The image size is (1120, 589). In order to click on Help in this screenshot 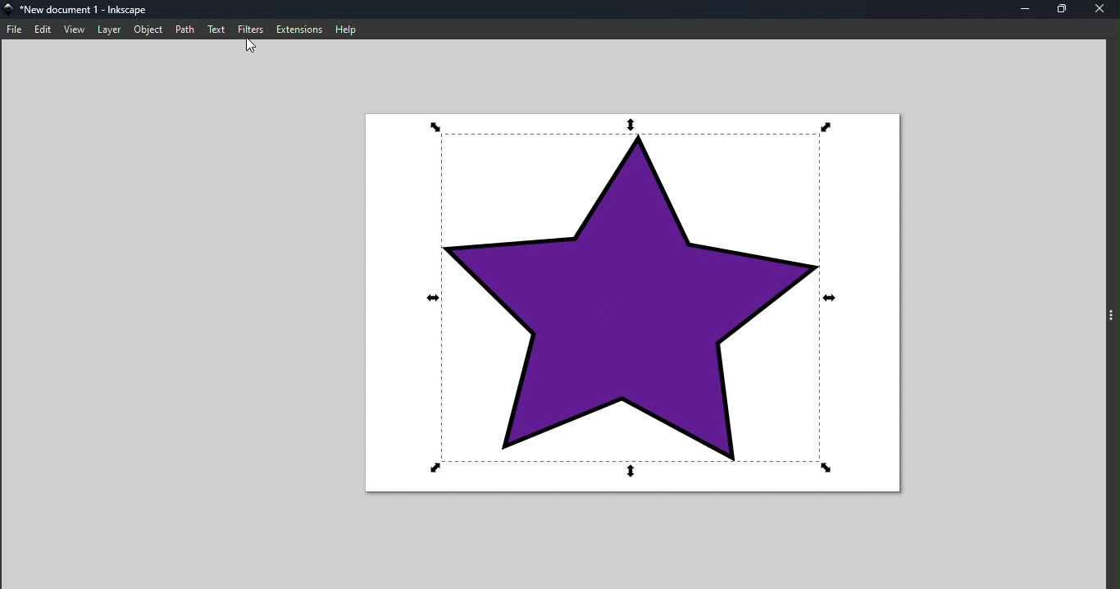, I will do `click(348, 29)`.